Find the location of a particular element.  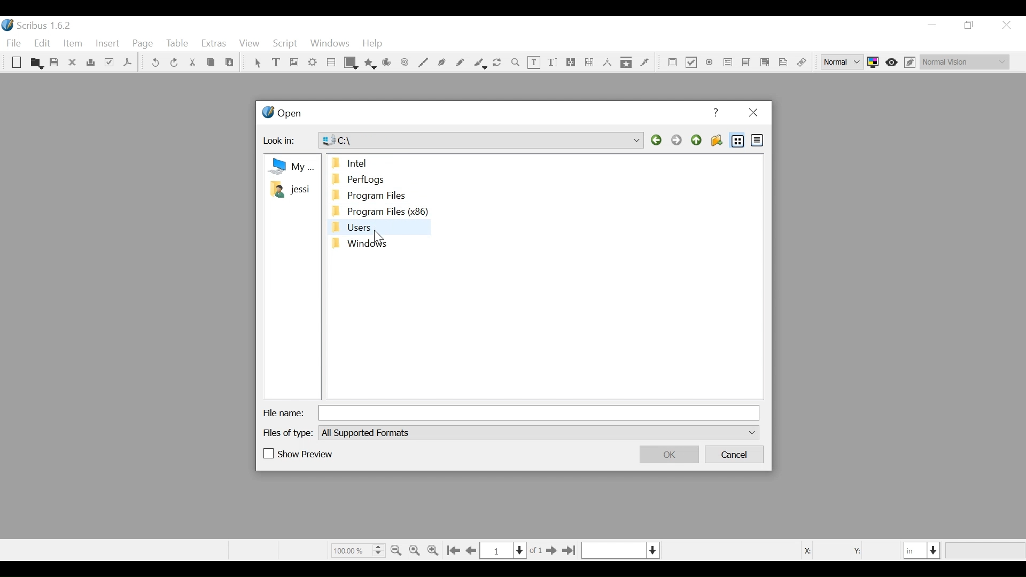

Table is located at coordinates (178, 44).